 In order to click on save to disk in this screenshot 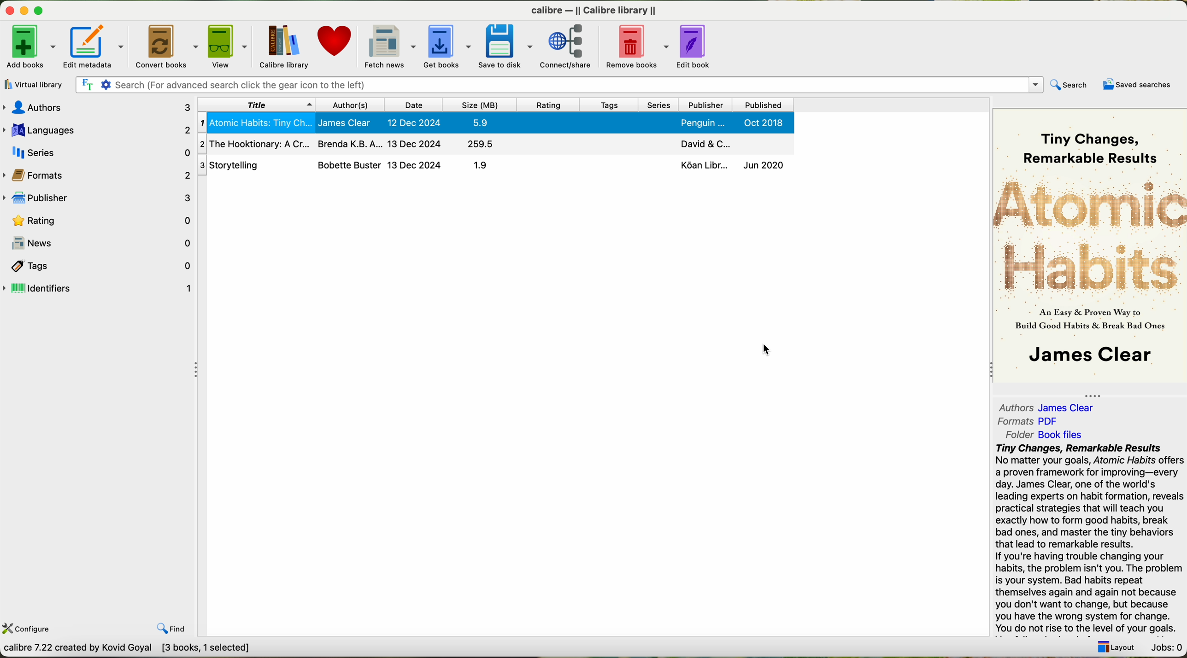, I will do `click(507, 45)`.